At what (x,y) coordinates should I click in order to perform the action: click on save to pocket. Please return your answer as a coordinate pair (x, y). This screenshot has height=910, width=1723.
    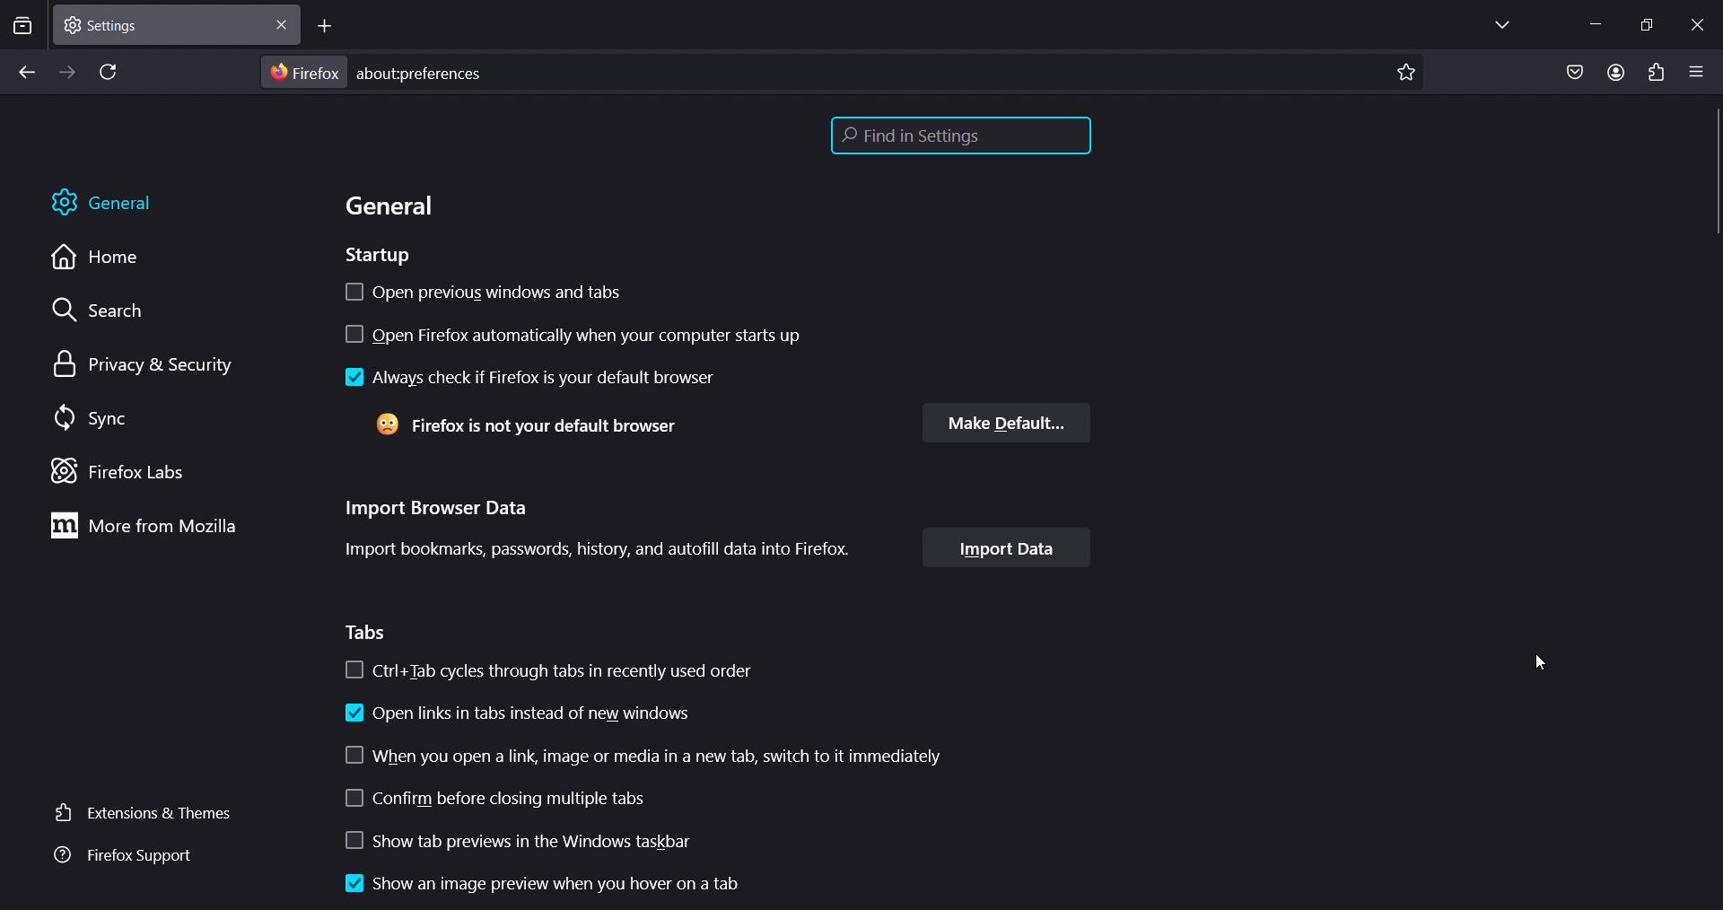
    Looking at the image, I should click on (1570, 73).